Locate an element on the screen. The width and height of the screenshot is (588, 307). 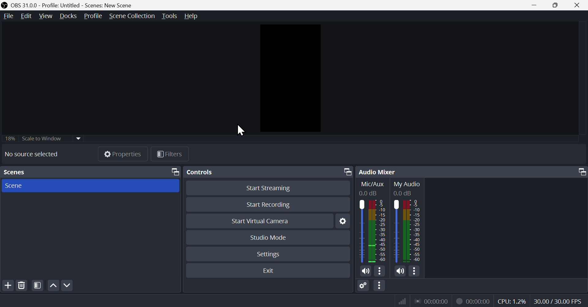
Add is located at coordinates (7, 285).